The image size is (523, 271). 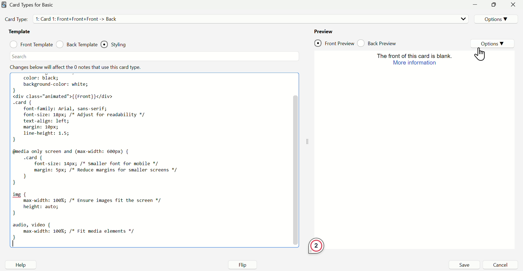 I want to click on Back Preview, so click(x=379, y=42).